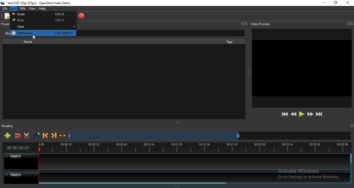  Describe the element at coordinates (37, 136) in the screenshot. I see `Add marker` at that location.